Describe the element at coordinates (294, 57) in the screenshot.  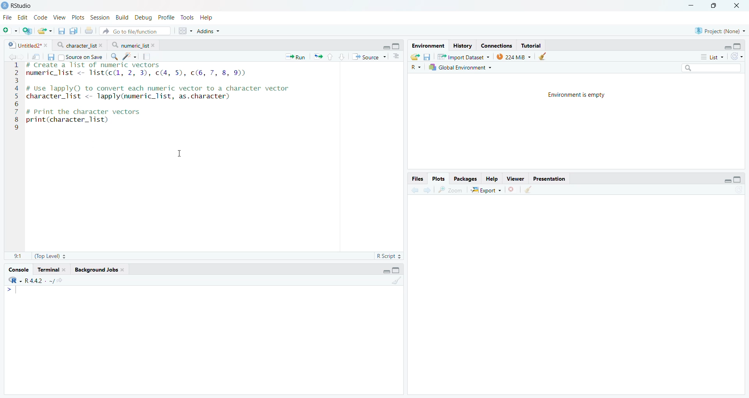
I see `Run current line` at that location.